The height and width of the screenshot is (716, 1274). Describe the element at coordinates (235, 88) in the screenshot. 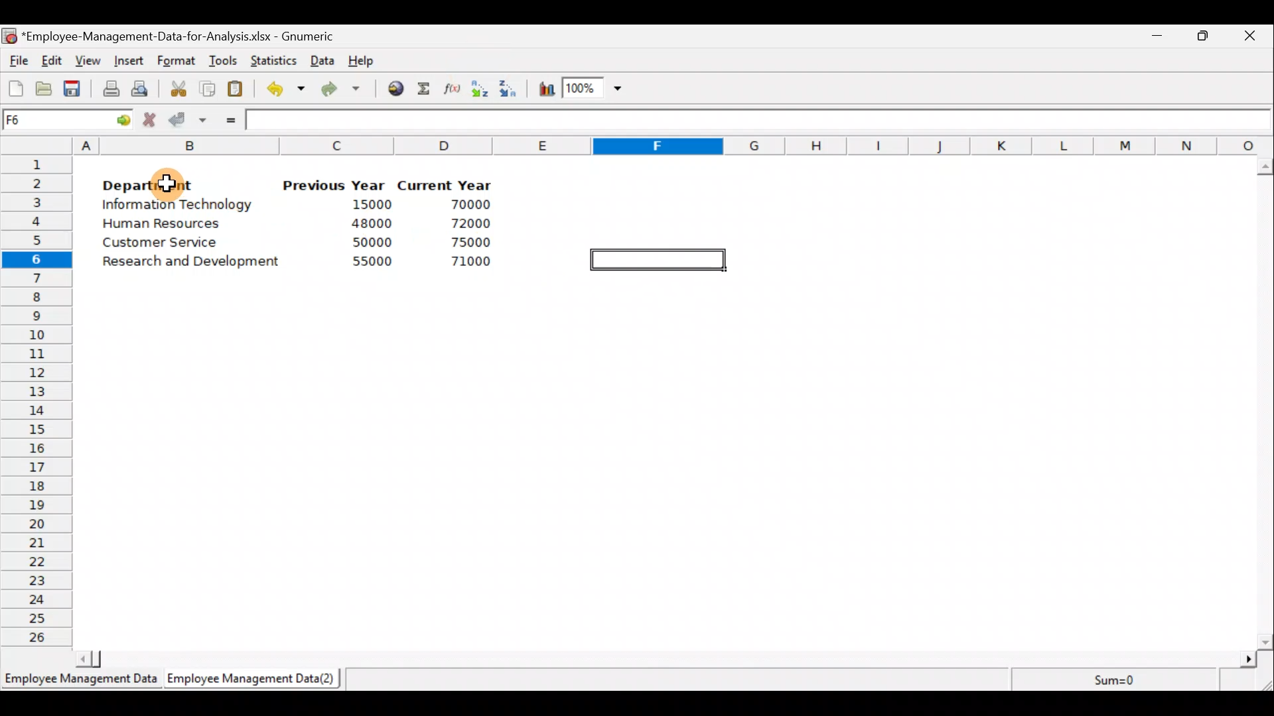

I see `Paste the clipboard` at that location.